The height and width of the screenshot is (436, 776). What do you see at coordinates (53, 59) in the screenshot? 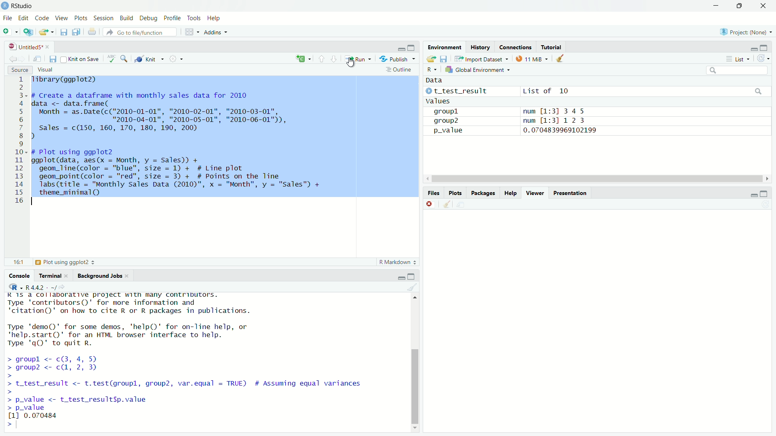
I see `save` at bounding box center [53, 59].